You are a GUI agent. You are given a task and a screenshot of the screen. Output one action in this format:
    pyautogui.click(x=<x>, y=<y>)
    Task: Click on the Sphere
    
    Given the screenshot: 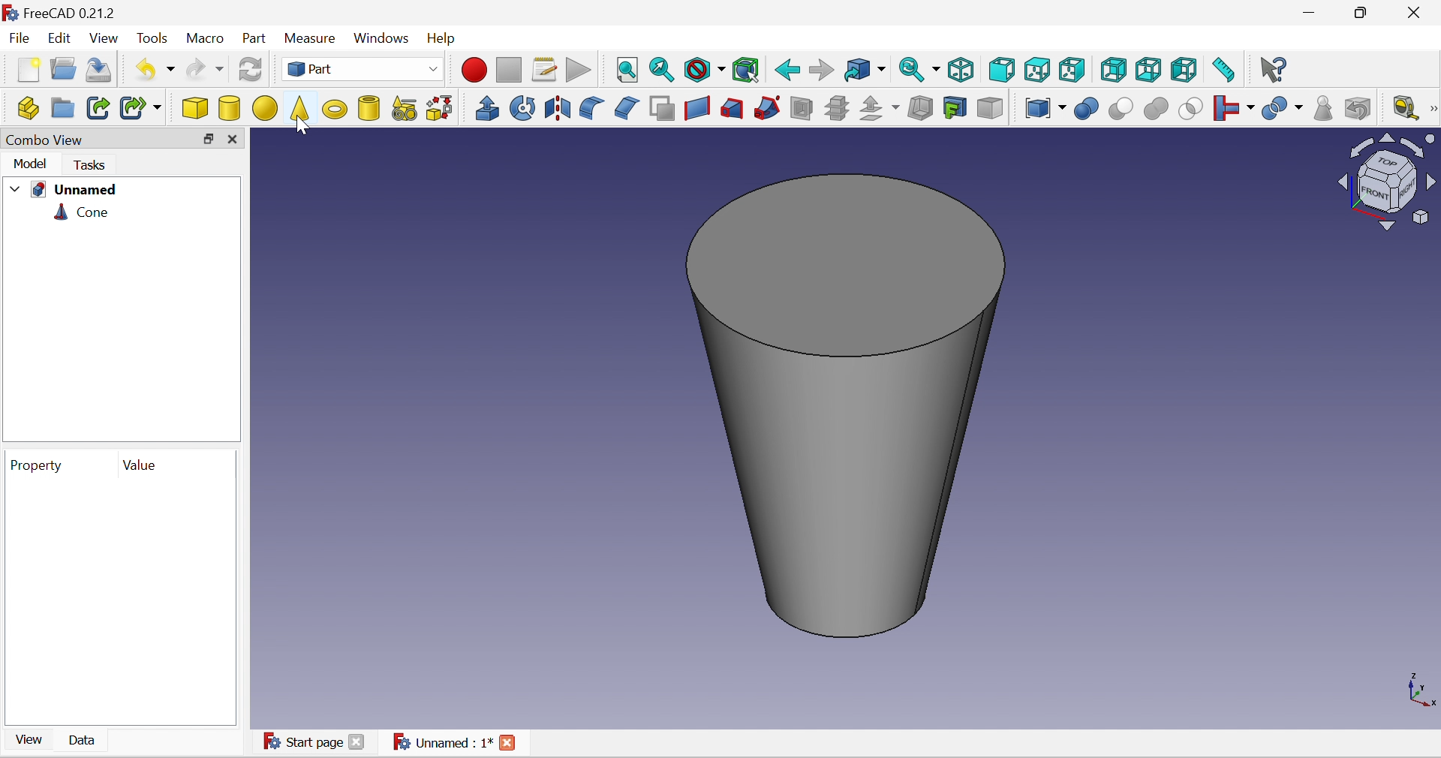 What is the action you would take?
    pyautogui.click(x=265, y=109)
    